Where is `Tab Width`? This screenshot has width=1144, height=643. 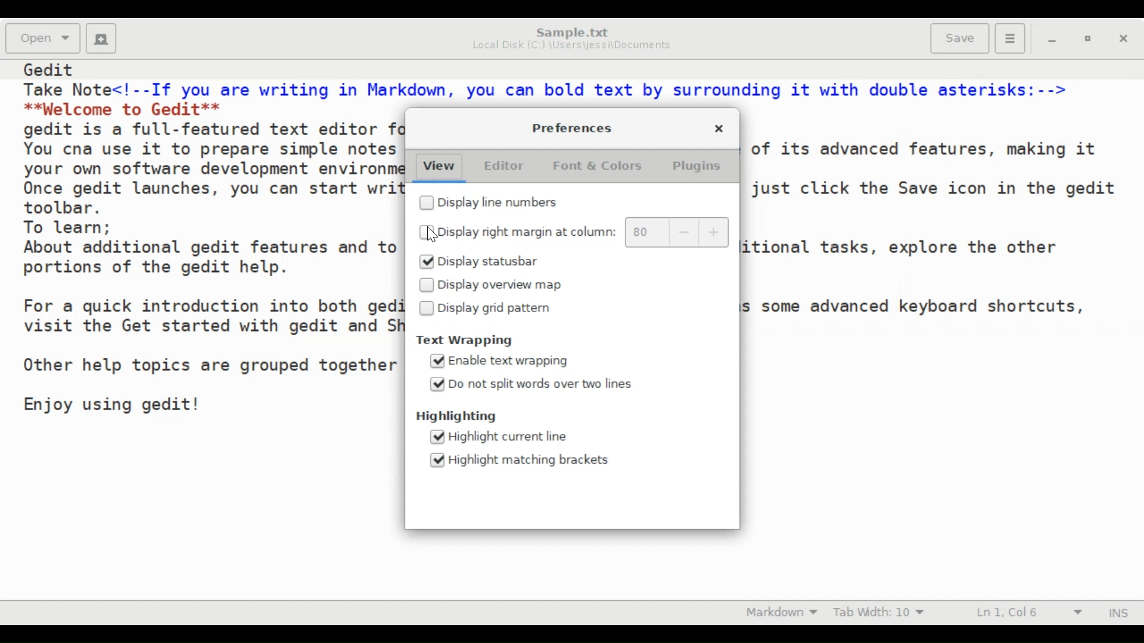
Tab Width is located at coordinates (880, 613).